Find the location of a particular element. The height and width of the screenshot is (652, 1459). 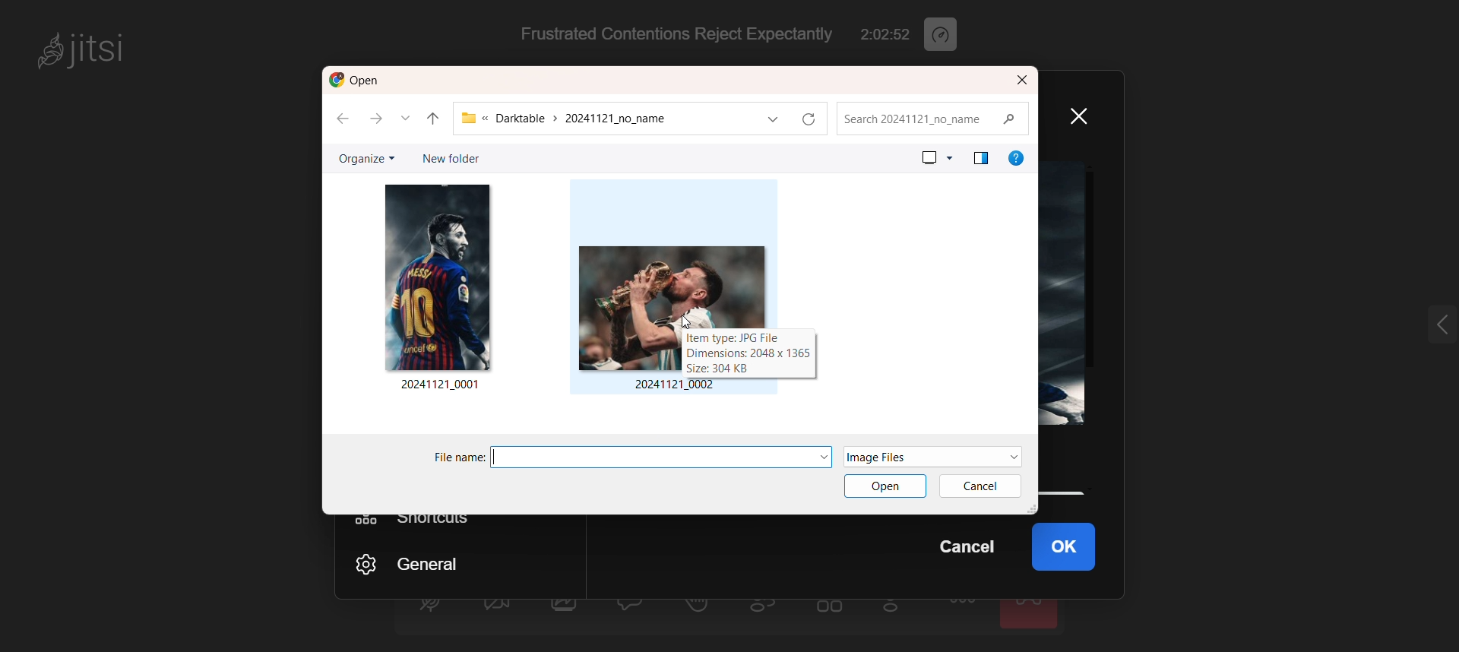

file name is located at coordinates (456, 458).